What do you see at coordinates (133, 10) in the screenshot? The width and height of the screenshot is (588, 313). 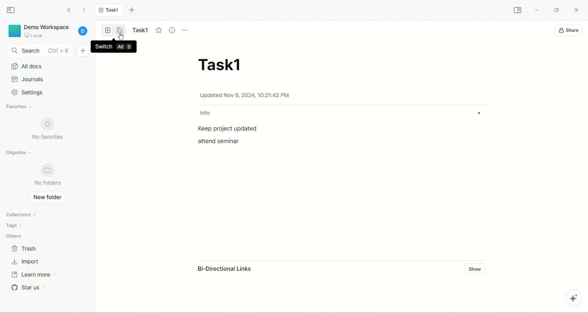 I see `new tab` at bounding box center [133, 10].